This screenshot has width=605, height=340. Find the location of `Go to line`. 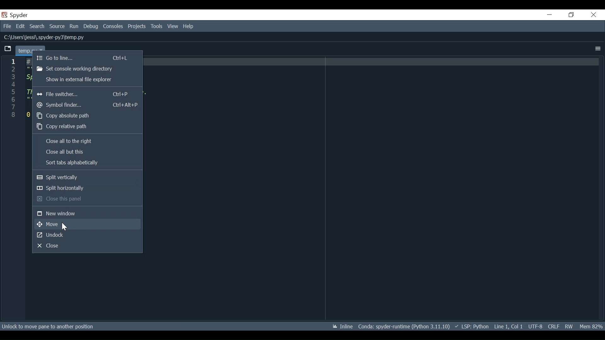

Go to line is located at coordinates (87, 58).